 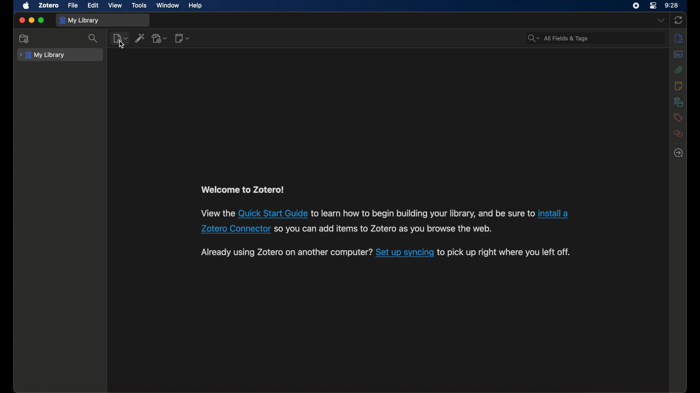 What do you see at coordinates (678, 70) in the screenshot?
I see `attachments` at bounding box center [678, 70].